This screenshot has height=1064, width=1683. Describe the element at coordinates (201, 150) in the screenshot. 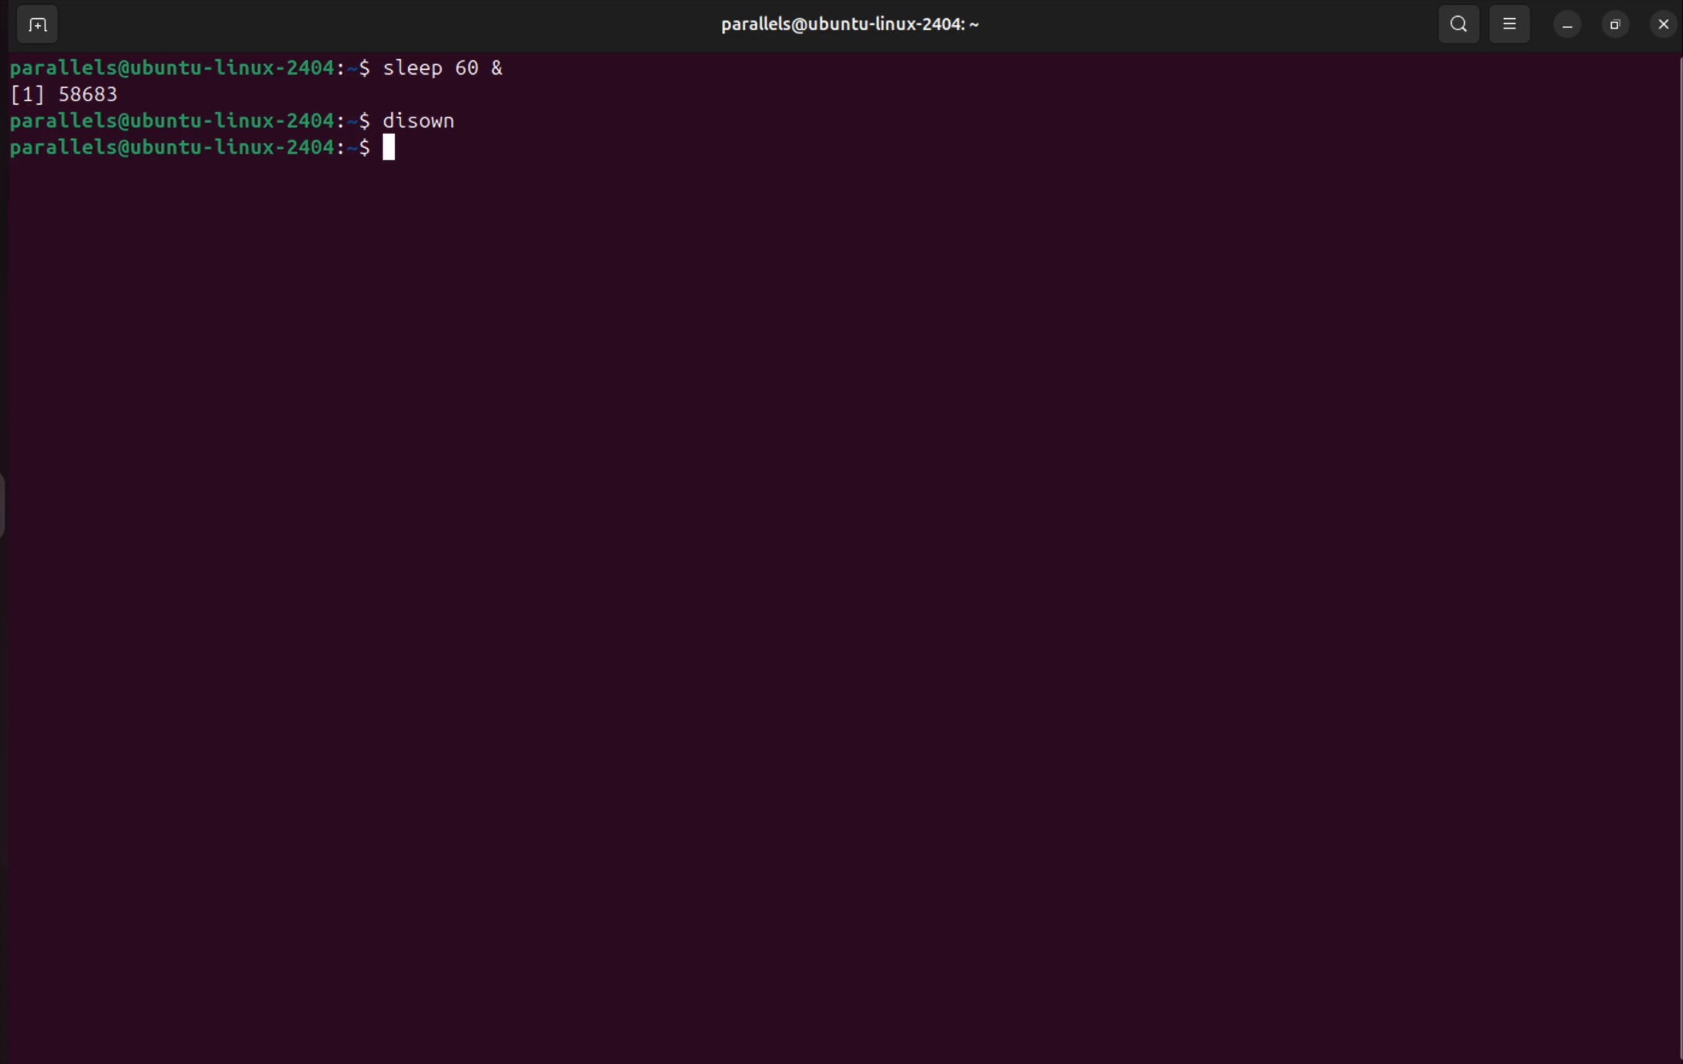

I see `parallels@ubuntu-linux-2404: ~$` at that location.